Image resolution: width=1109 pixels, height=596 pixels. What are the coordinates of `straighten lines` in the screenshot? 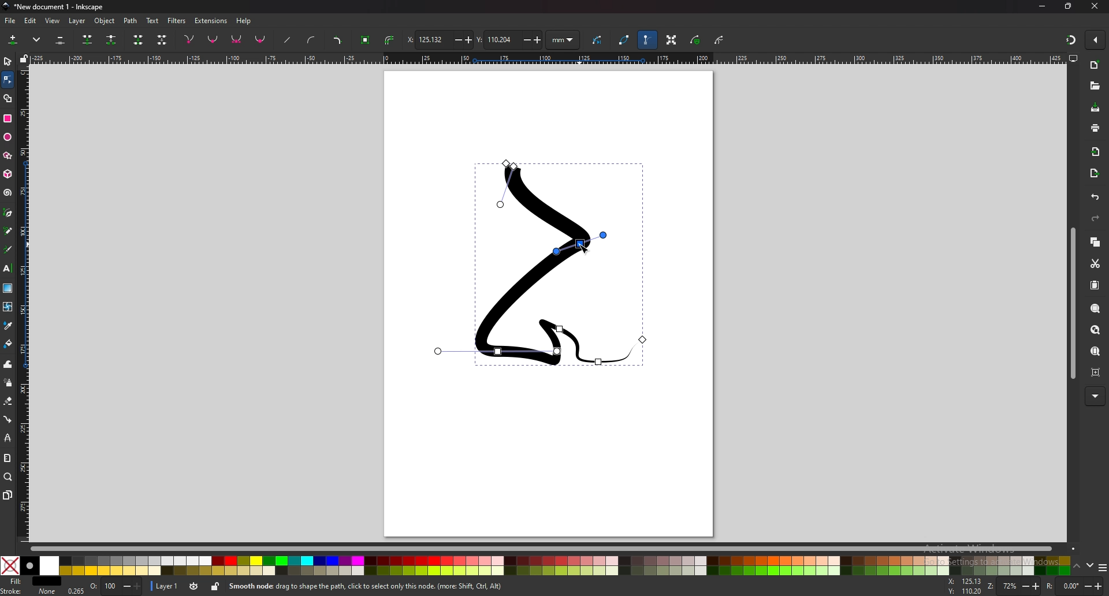 It's located at (288, 41).